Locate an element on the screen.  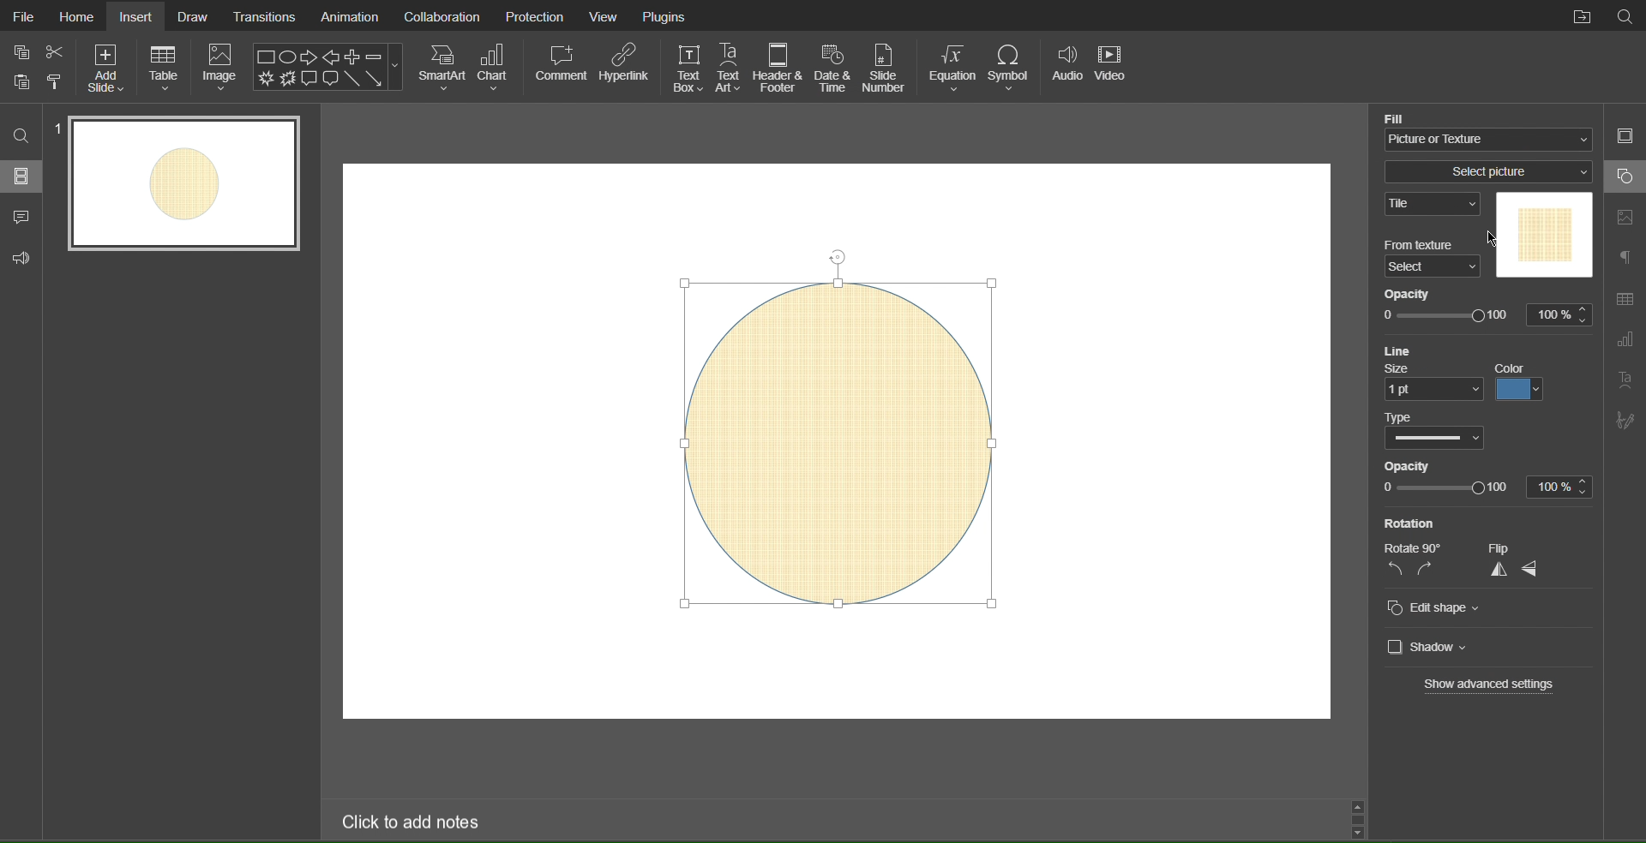
File is located at coordinates (21, 15).